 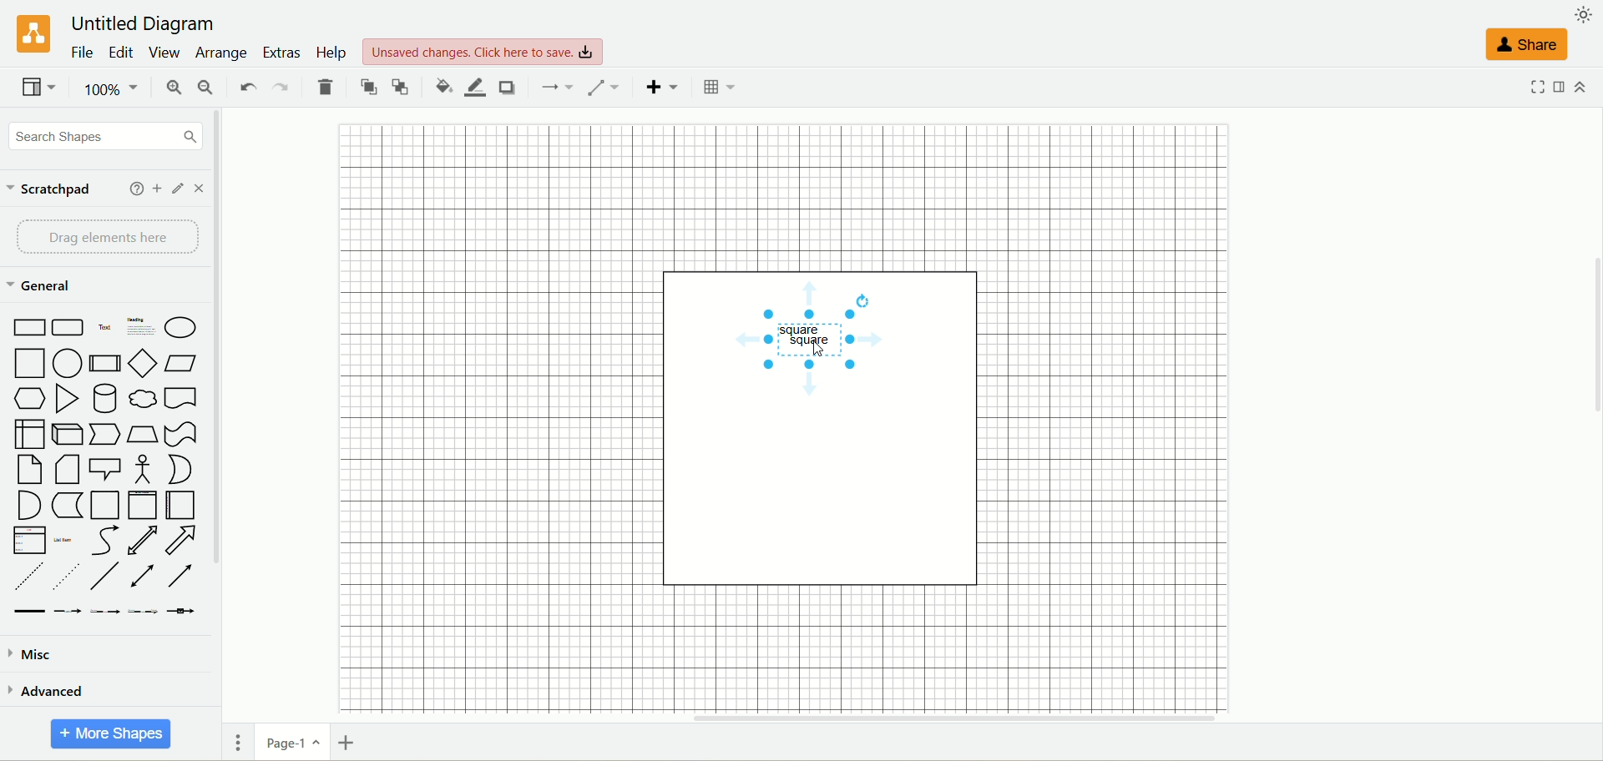 I want to click on insert, so click(x=664, y=87).